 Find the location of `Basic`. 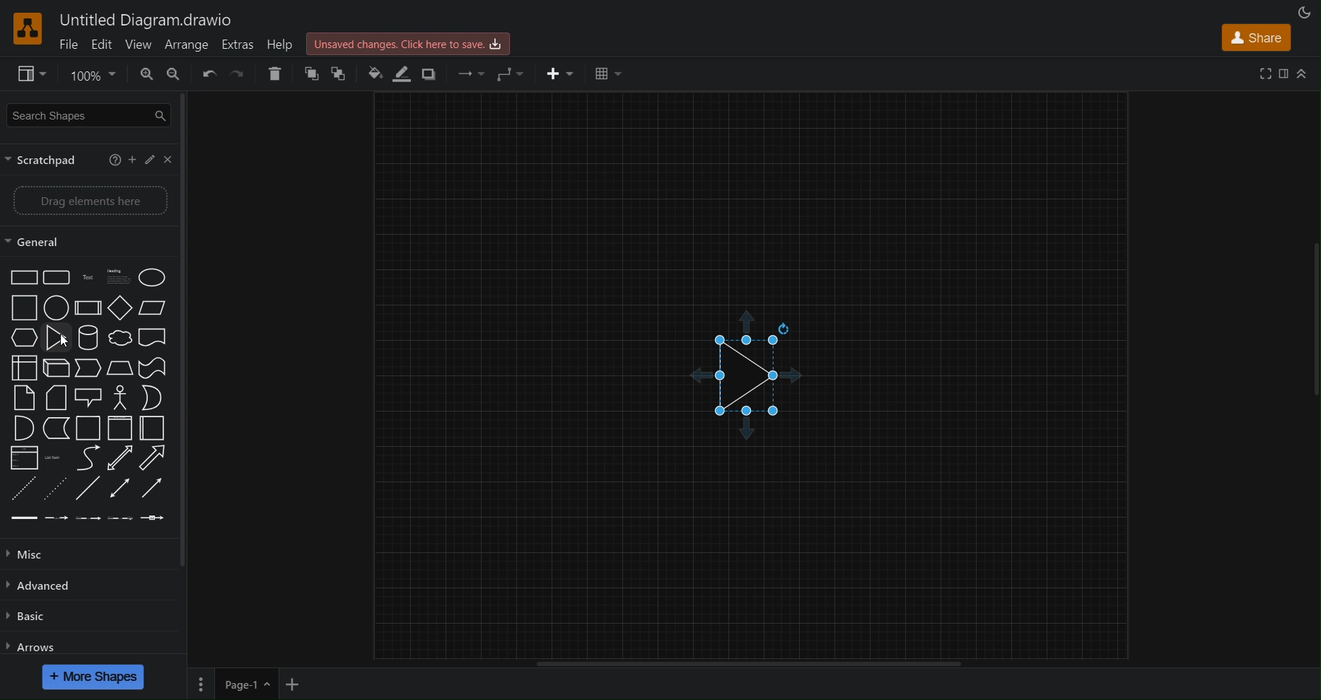

Basic is located at coordinates (35, 619).